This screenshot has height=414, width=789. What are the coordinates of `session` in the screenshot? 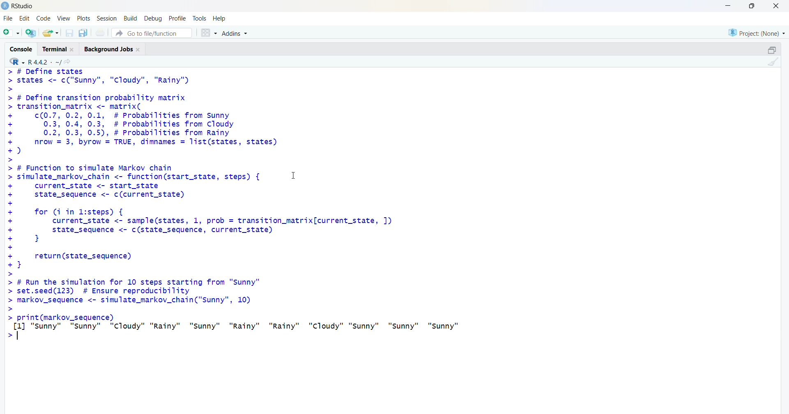 It's located at (107, 18).